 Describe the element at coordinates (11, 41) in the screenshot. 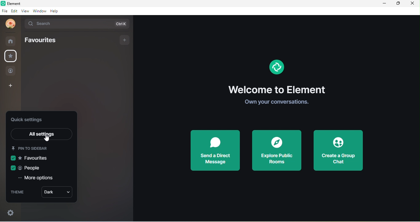

I see `home` at that location.